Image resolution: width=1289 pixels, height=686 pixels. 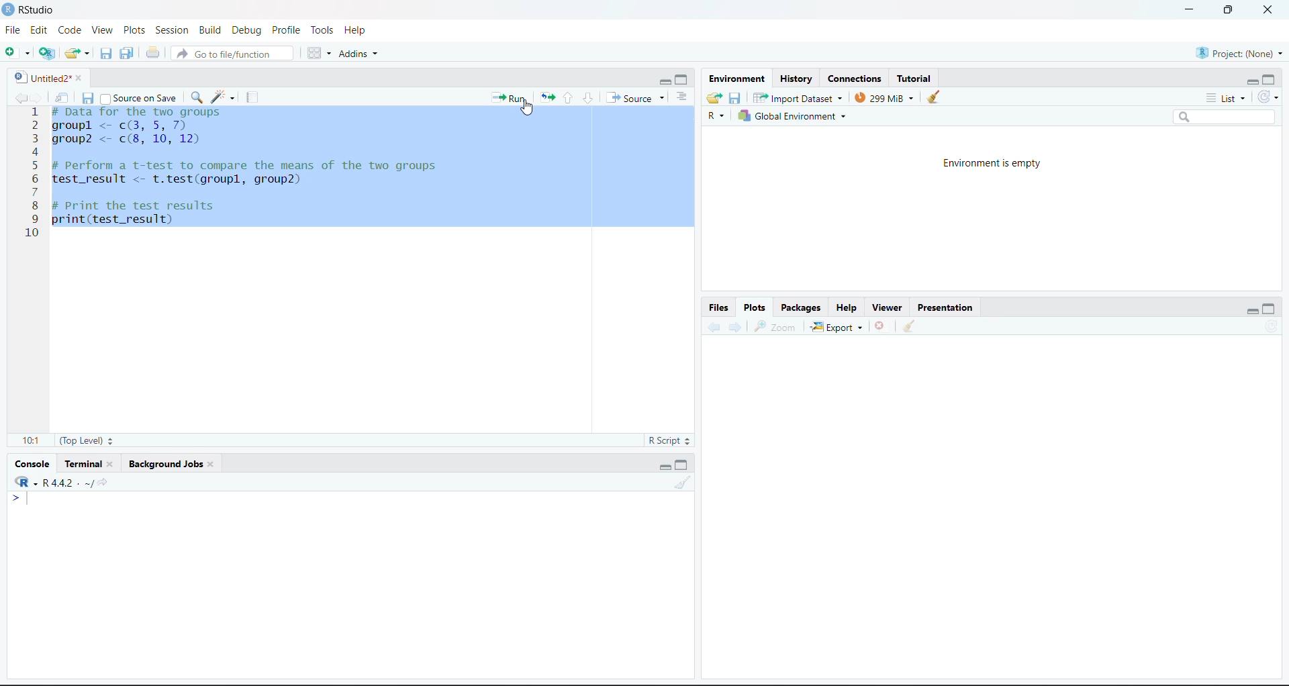 I want to click on clear console, so click(x=681, y=482).